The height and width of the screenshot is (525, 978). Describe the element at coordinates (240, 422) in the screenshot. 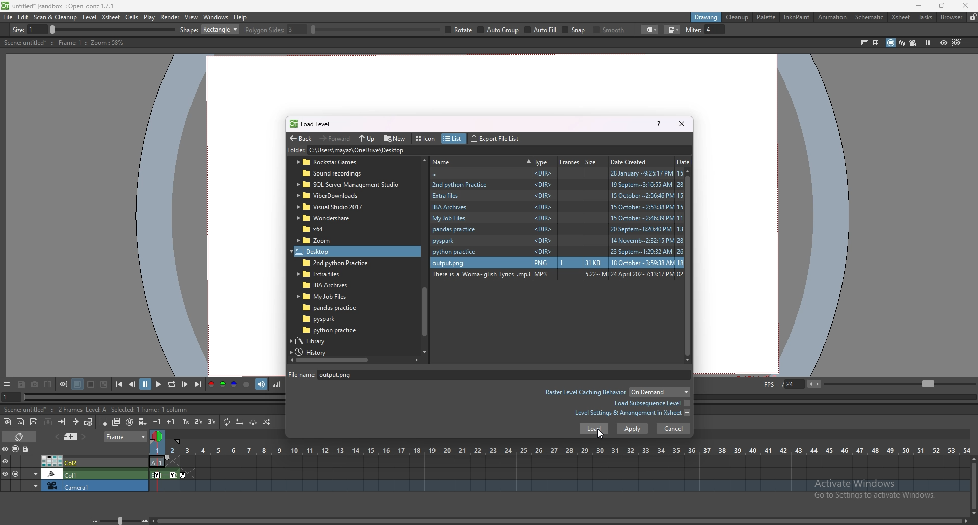

I see `reverse` at that location.